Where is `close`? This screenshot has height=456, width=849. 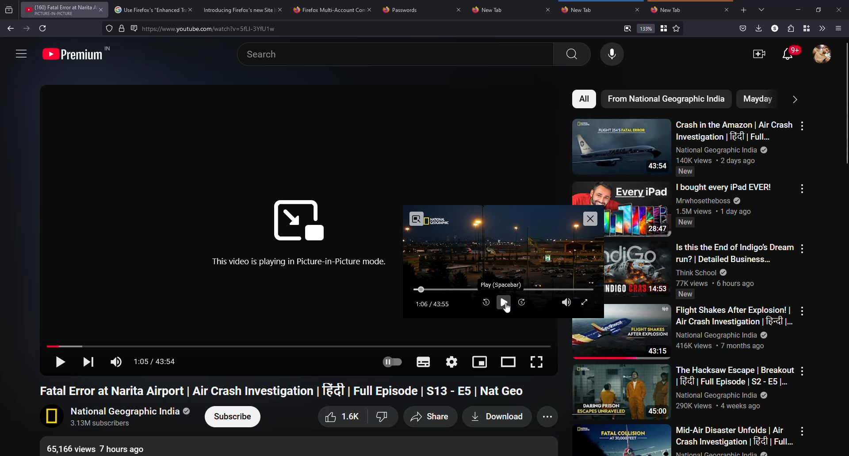 close is located at coordinates (101, 10).